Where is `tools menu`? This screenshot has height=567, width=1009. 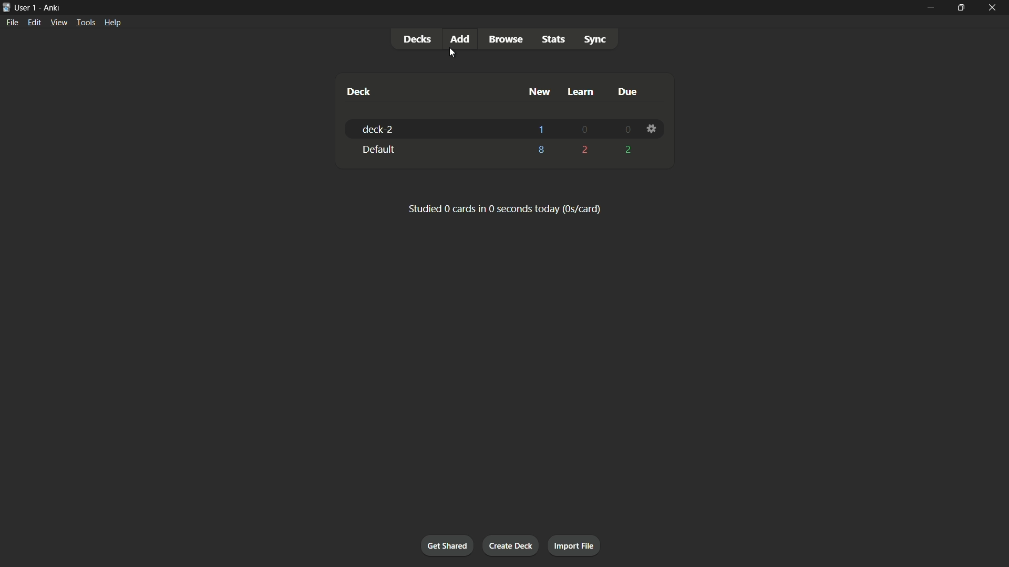
tools menu is located at coordinates (86, 23).